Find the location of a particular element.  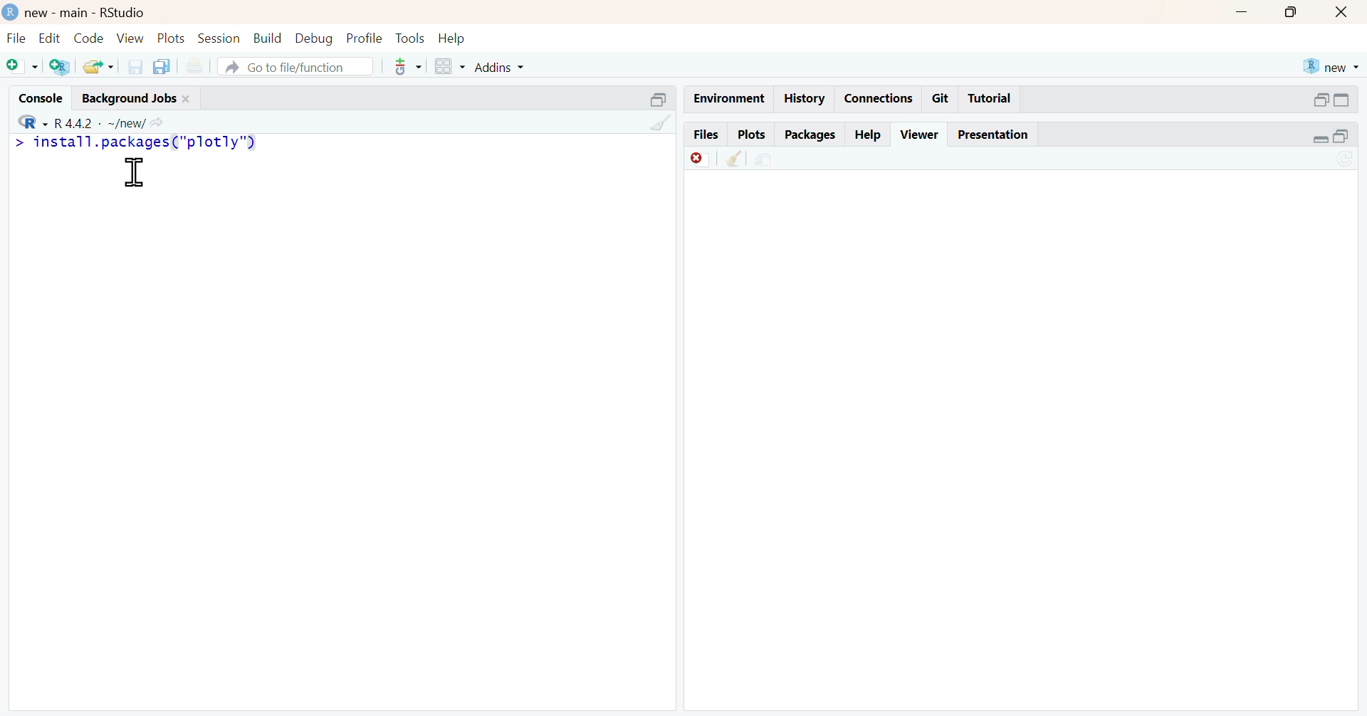

edit is located at coordinates (46, 38).